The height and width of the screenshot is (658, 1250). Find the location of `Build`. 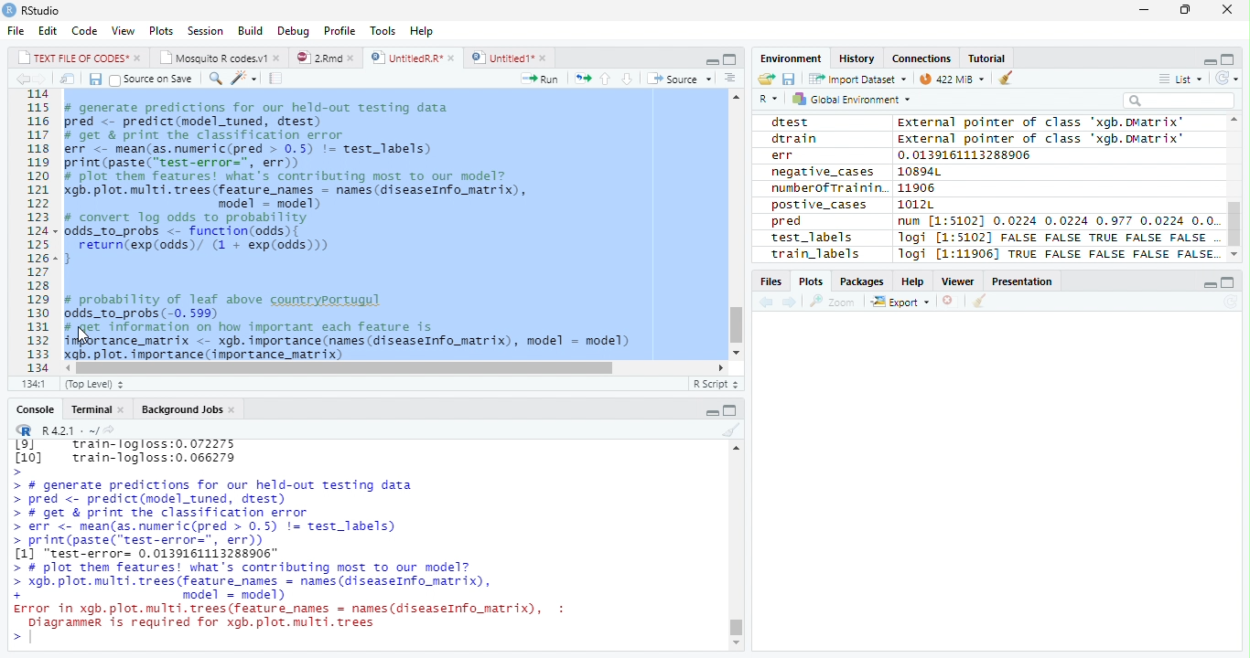

Build is located at coordinates (251, 31).